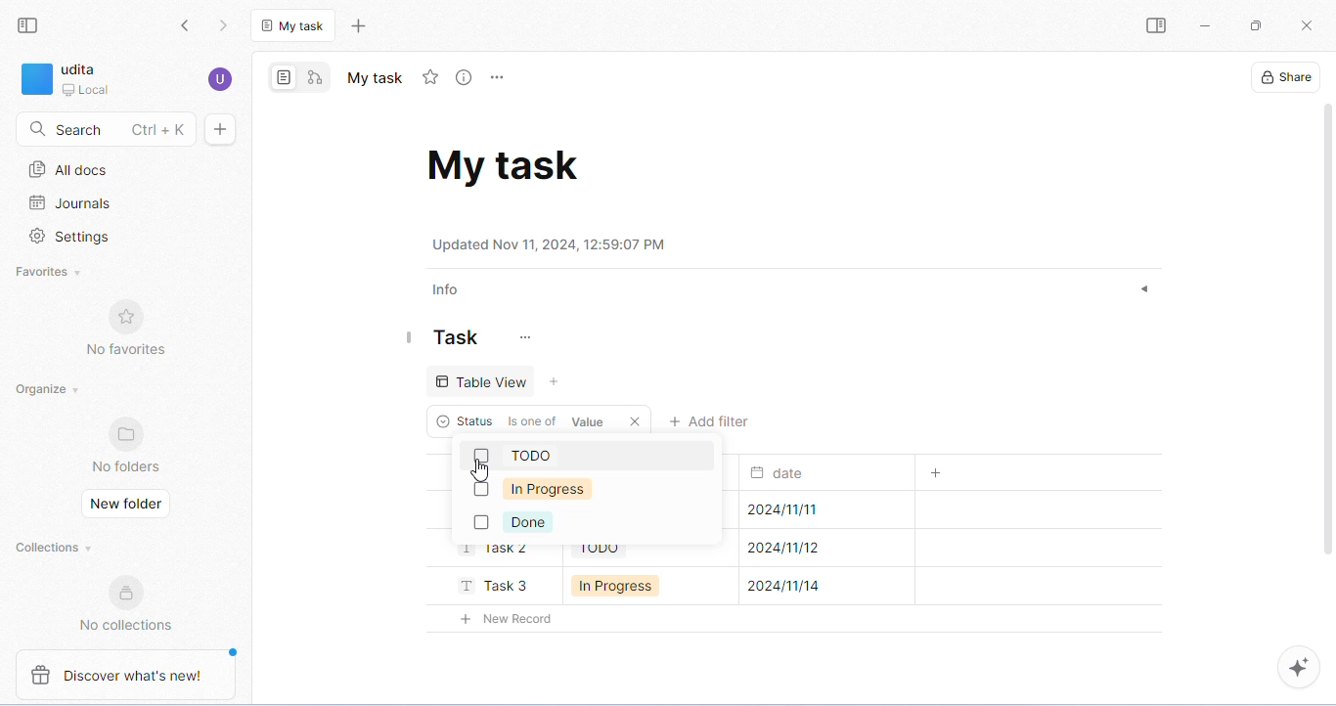  Describe the element at coordinates (785, 547) in the screenshot. I see `submission date for task2` at that location.